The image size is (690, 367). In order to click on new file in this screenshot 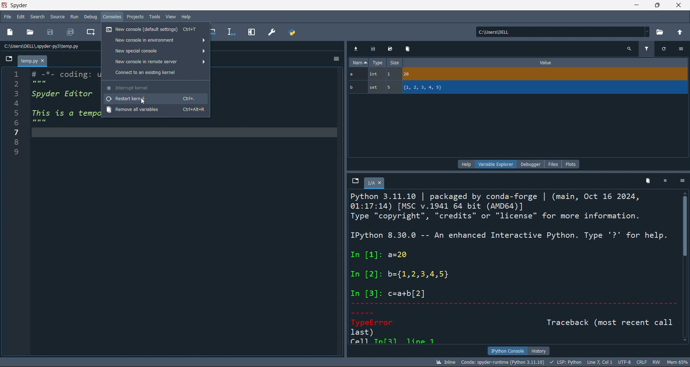, I will do `click(10, 33)`.